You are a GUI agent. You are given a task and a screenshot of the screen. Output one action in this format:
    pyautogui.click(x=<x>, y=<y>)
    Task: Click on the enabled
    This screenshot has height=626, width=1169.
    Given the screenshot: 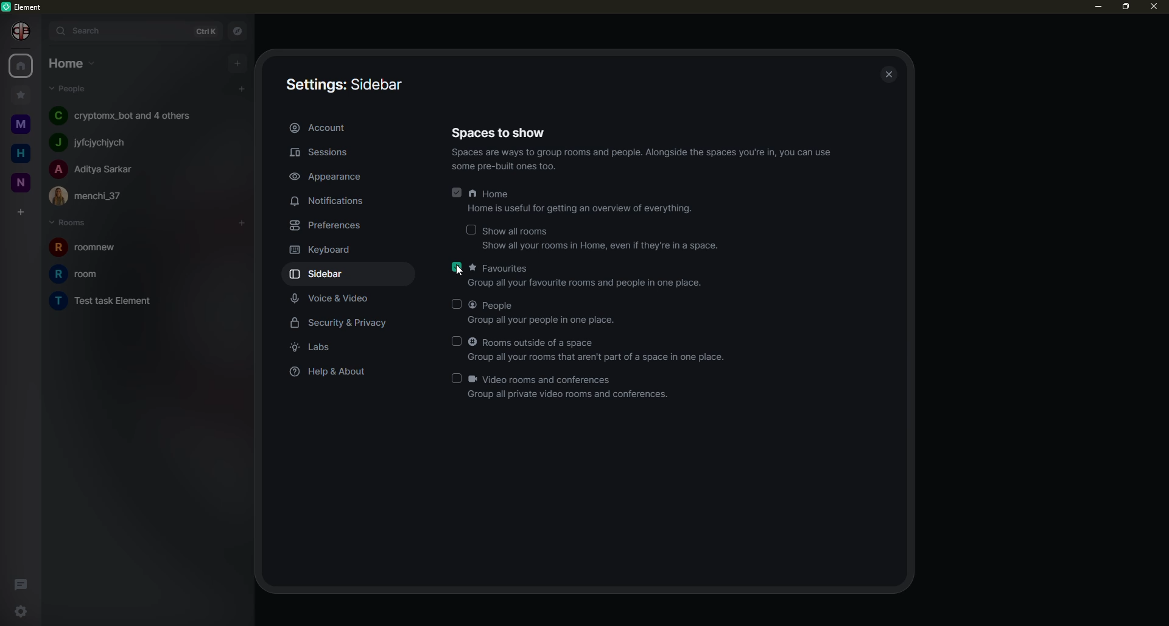 What is the action you would take?
    pyautogui.click(x=455, y=196)
    